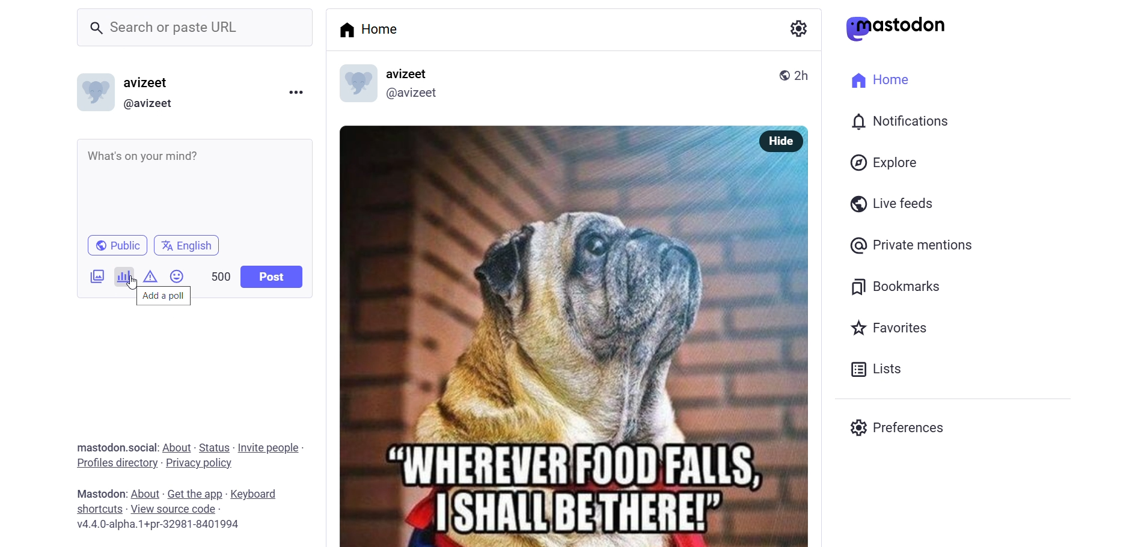 The image size is (1147, 547). Describe the element at coordinates (536, 330) in the screenshot. I see `post image` at that location.